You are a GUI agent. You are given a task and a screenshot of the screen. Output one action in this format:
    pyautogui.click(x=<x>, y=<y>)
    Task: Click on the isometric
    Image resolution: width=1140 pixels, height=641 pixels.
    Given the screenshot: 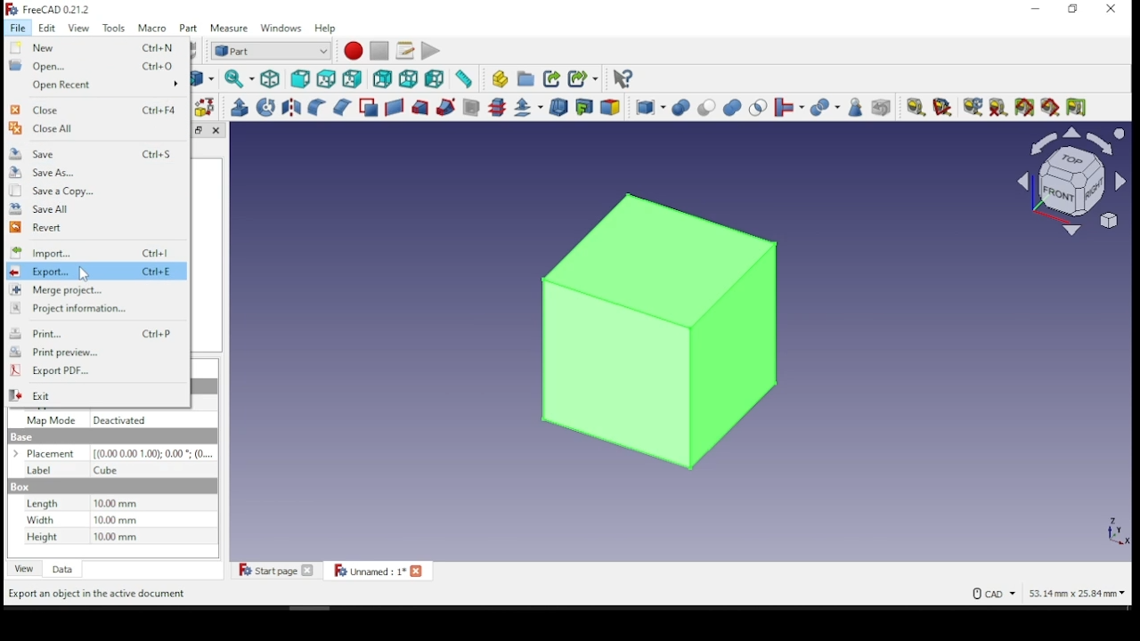 What is the action you would take?
    pyautogui.click(x=271, y=80)
    